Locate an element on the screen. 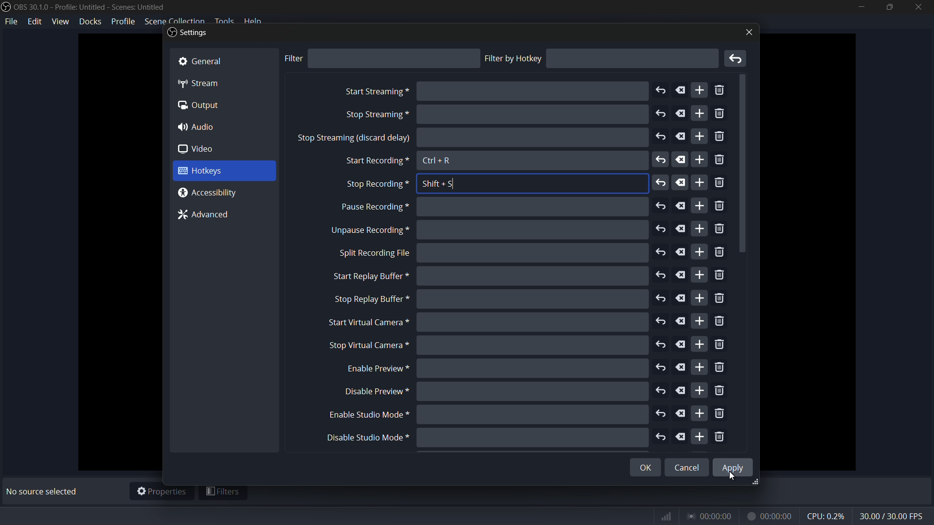 This screenshot has height=525, width=934. delete is located at coordinates (679, 321).